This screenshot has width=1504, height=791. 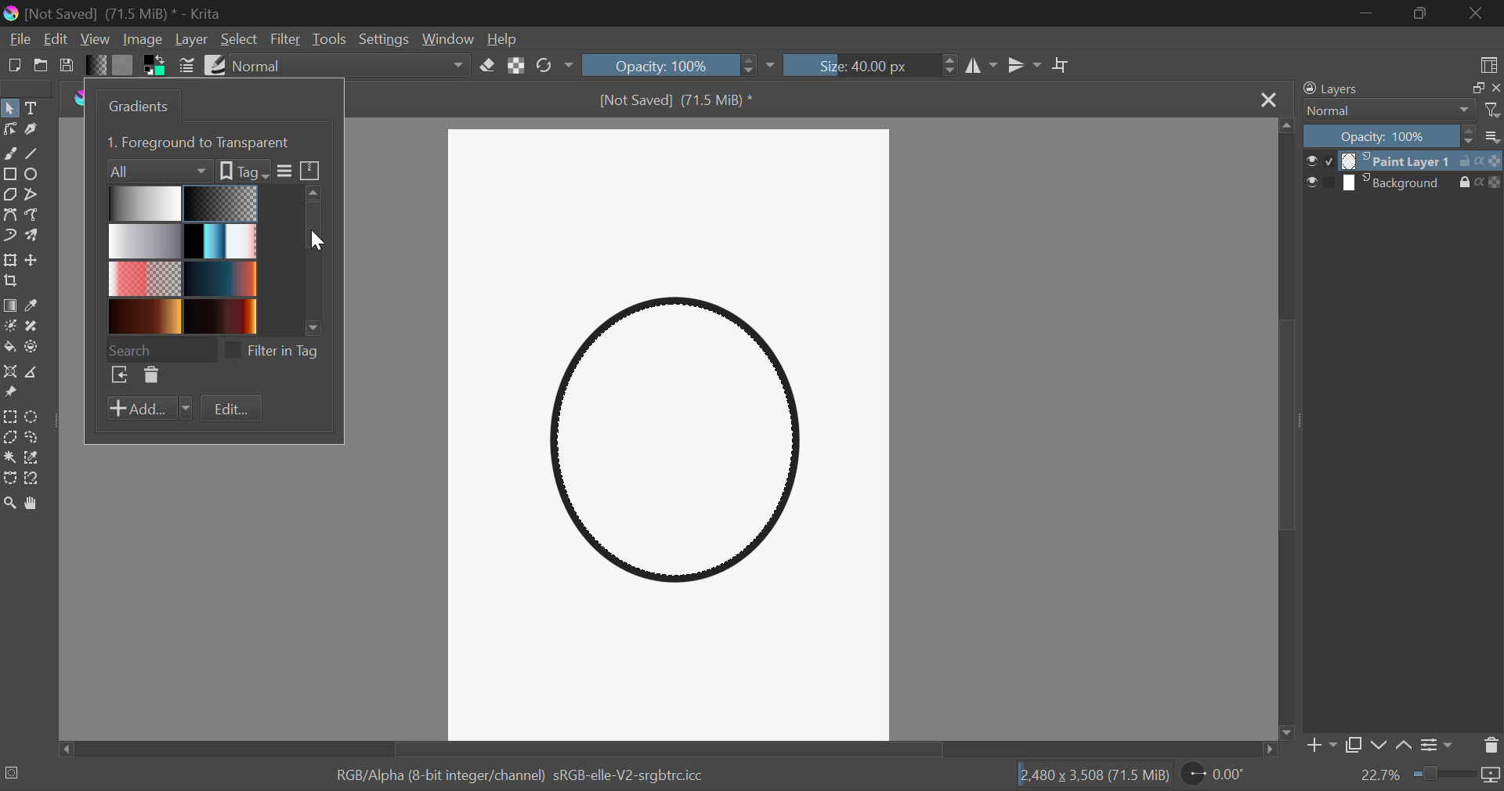 I want to click on Image, so click(x=144, y=41).